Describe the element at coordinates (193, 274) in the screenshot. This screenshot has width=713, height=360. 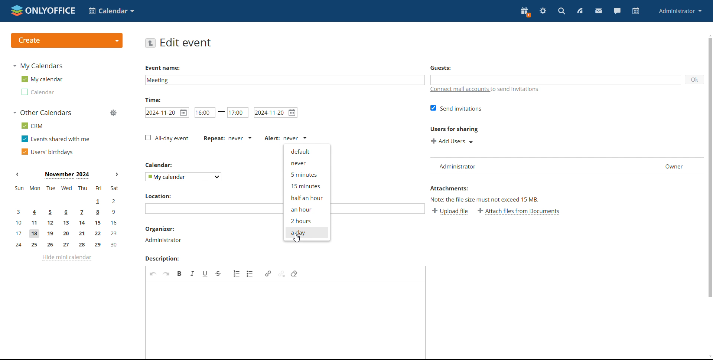
I see `italic` at that location.